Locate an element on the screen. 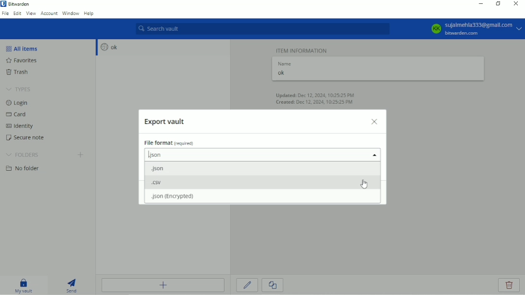  .json is located at coordinates (159, 169).